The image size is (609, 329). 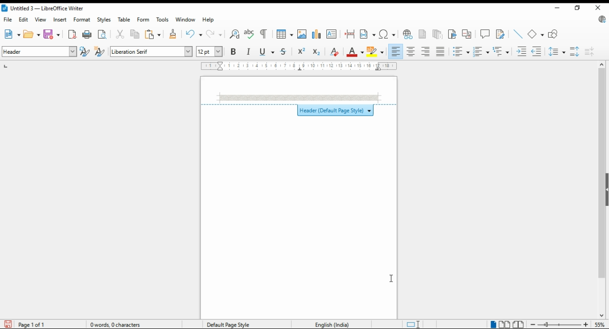 I want to click on align right, so click(x=426, y=51).